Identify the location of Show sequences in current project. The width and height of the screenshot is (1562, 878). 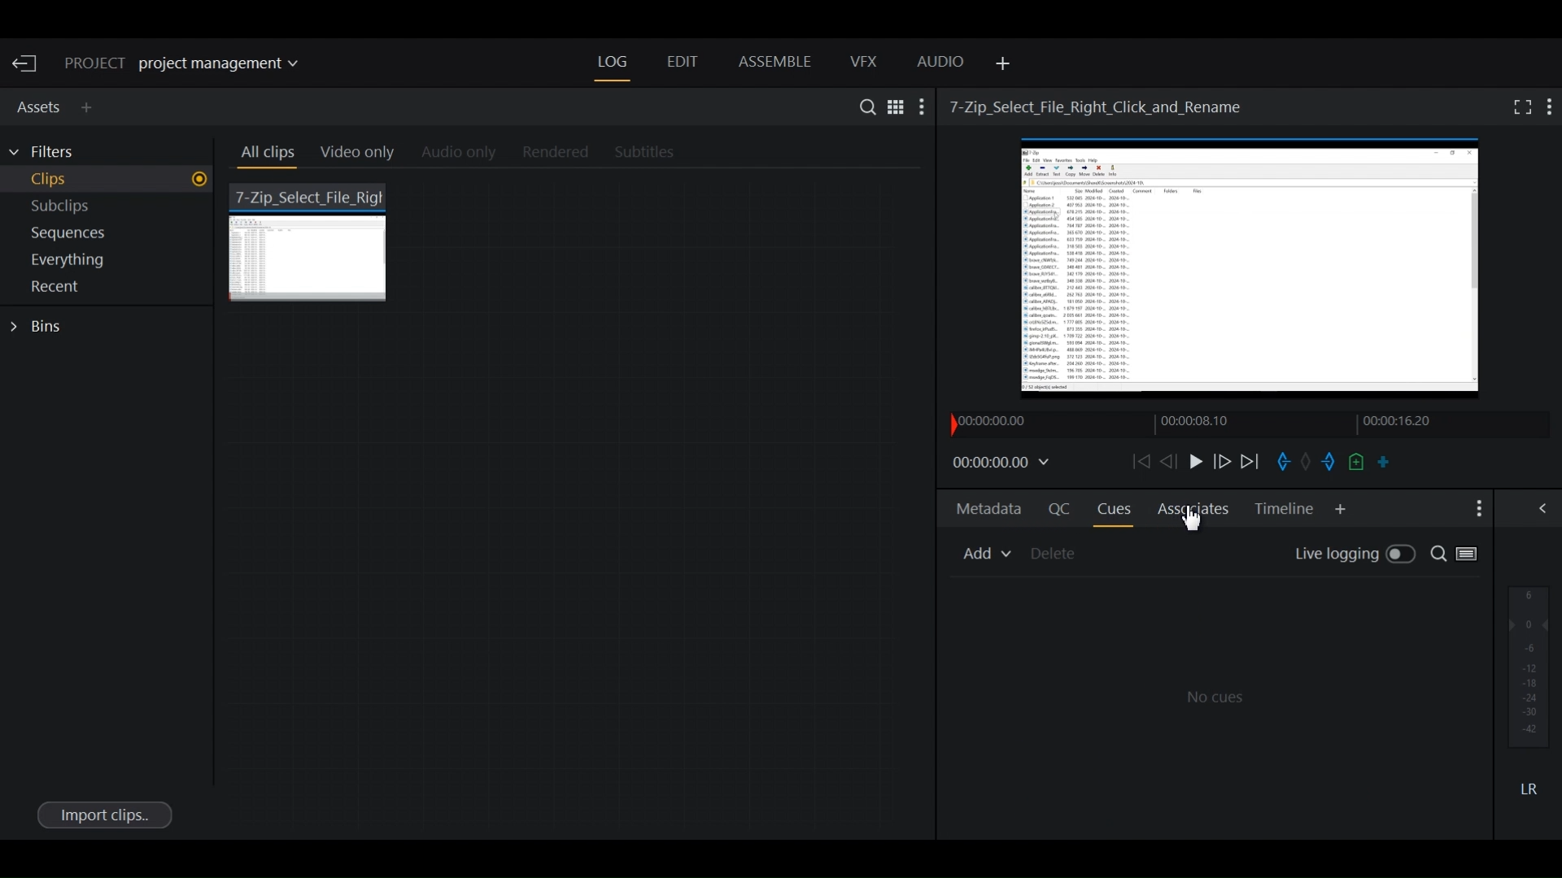
(111, 235).